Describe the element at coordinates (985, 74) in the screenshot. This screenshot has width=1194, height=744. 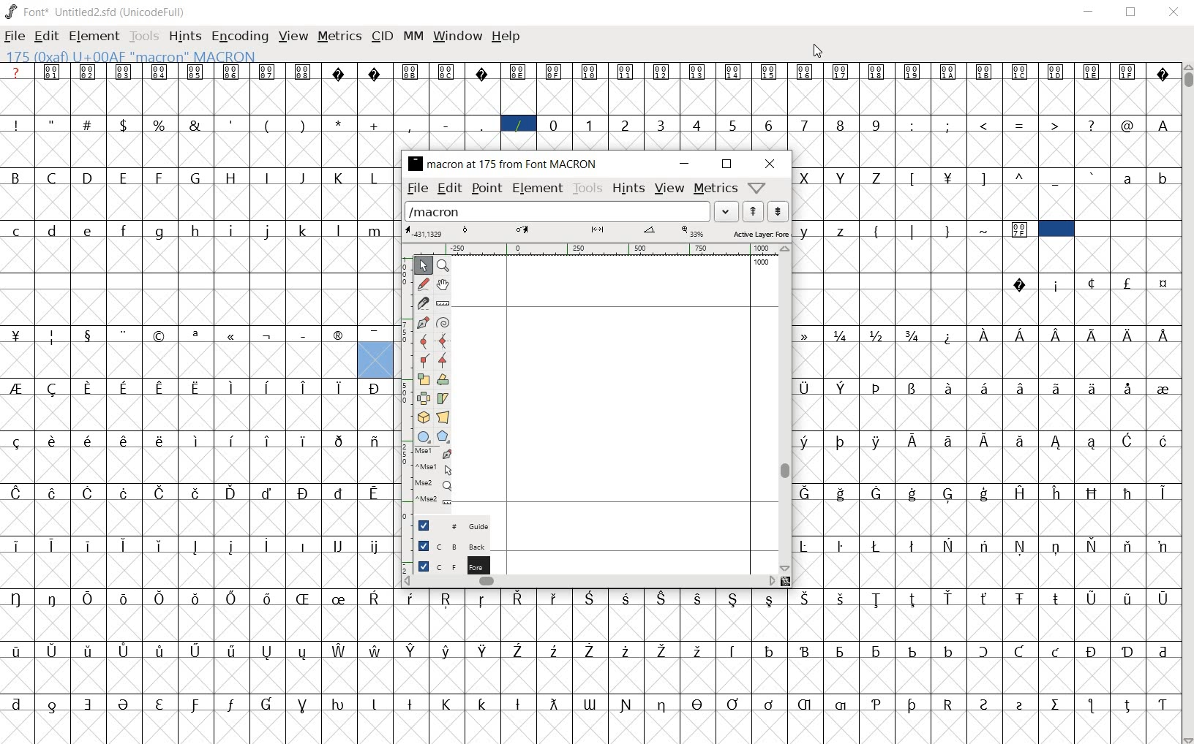
I see `Symbol` at that location.